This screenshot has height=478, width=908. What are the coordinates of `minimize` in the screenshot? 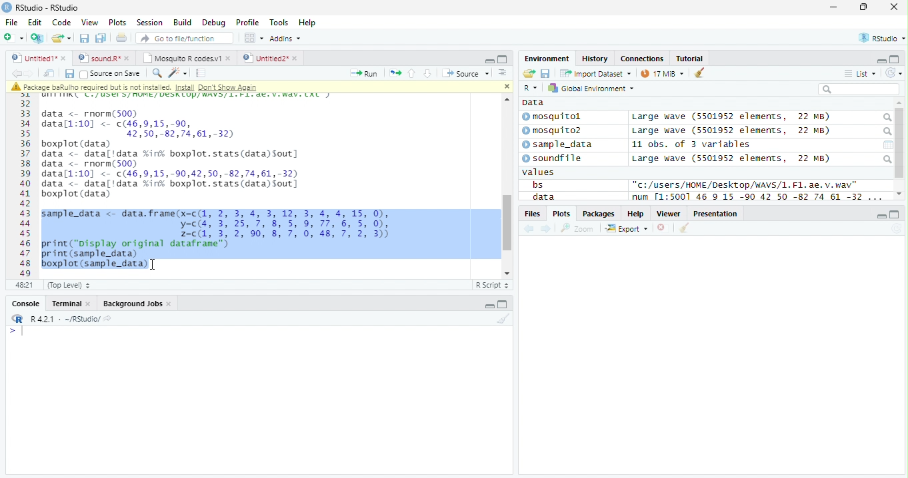 It's located at (488, 304).